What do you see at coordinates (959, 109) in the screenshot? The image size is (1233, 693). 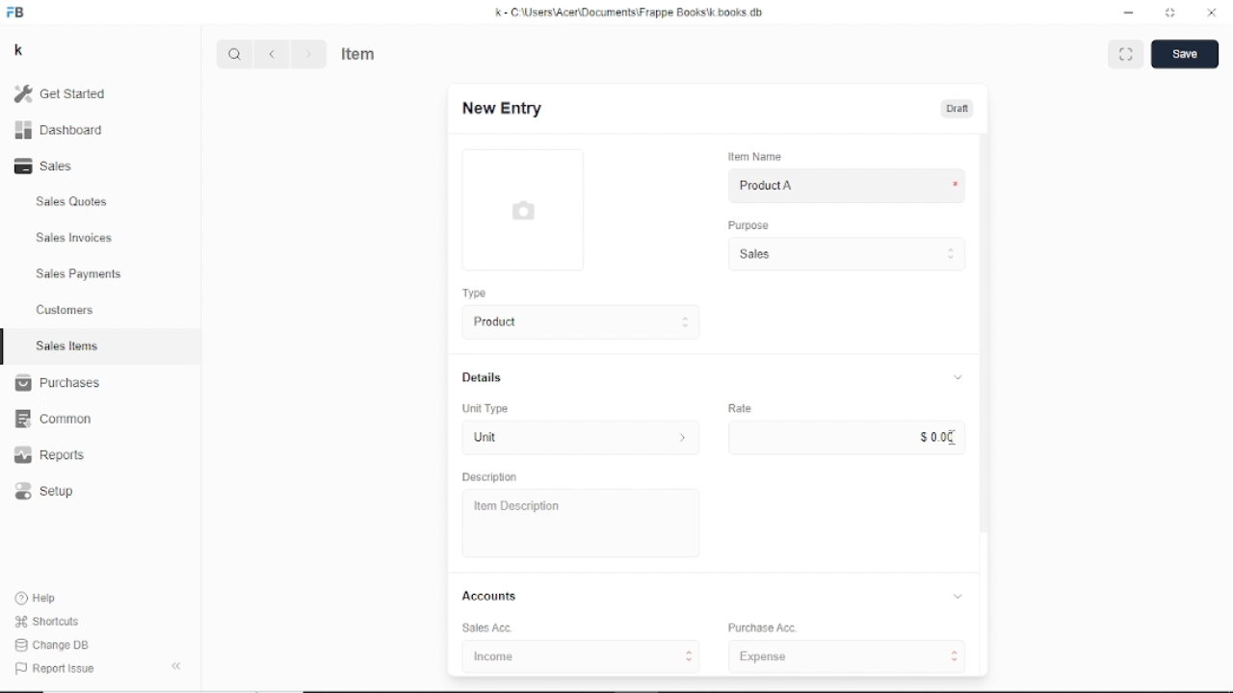 I see `Draft` at bounding box center [959, 109].